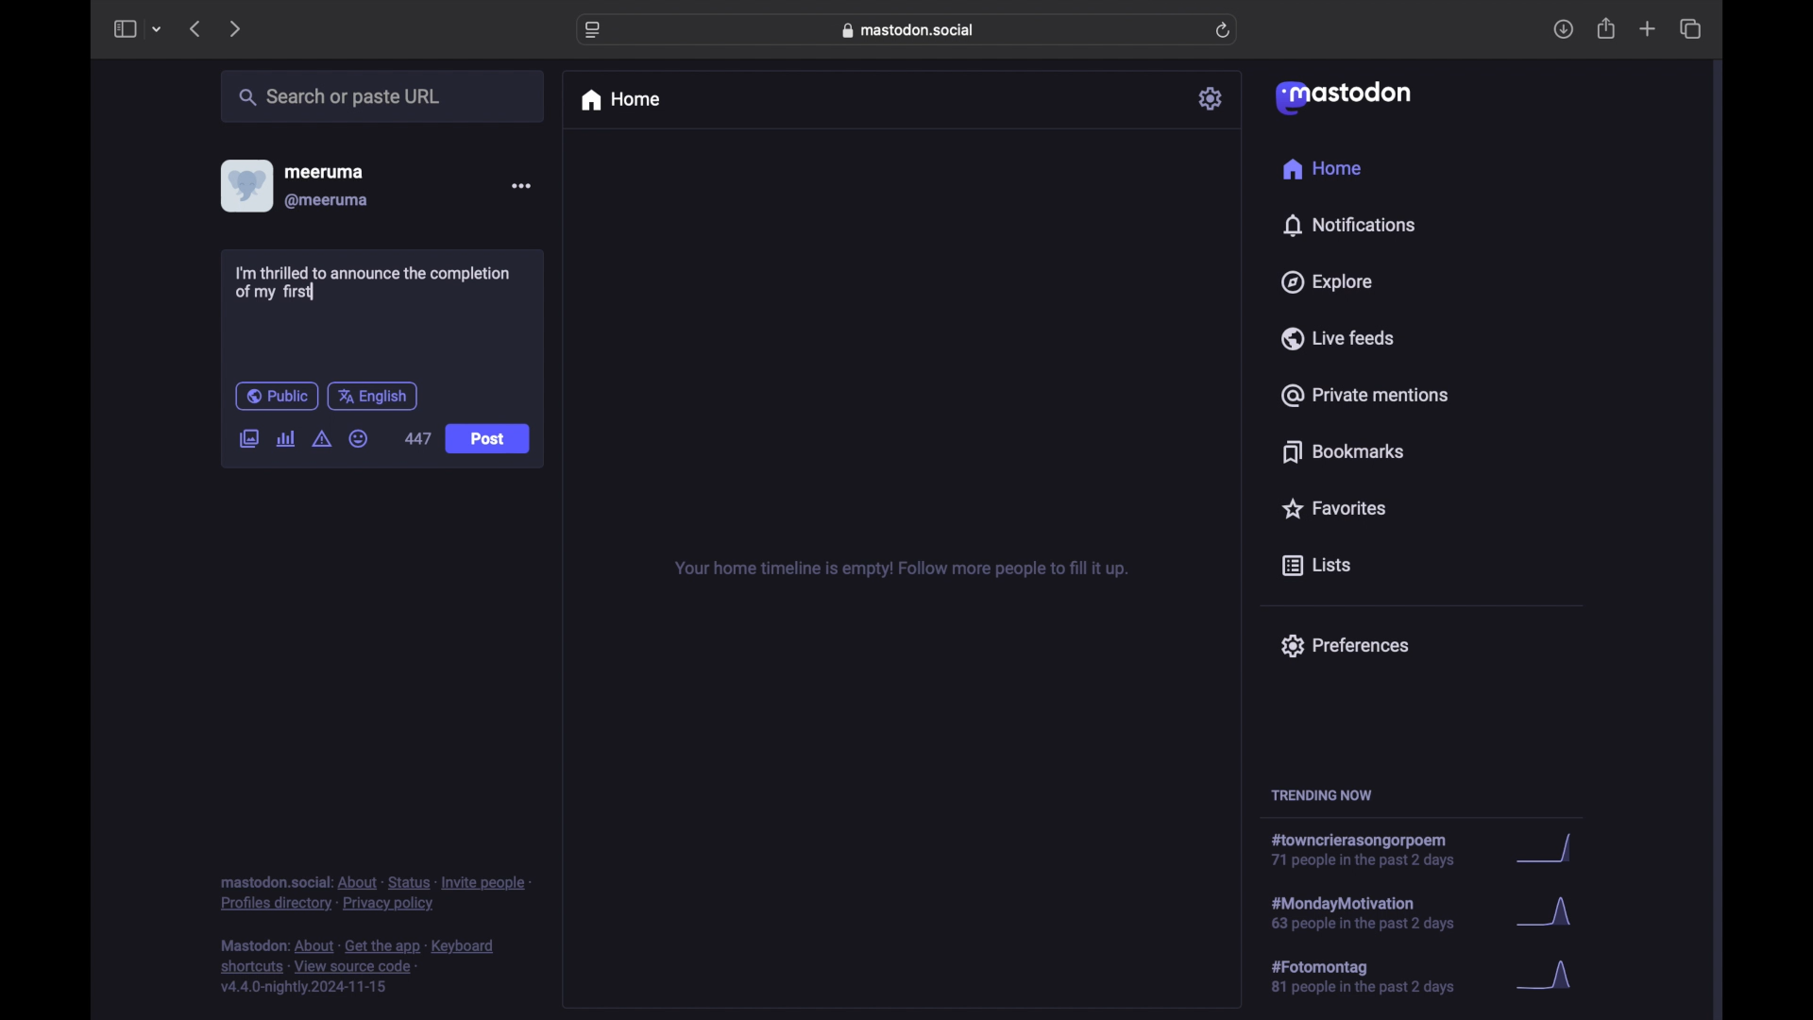 The width and height of the screenshot is (1813, 1020). I want to click on trending now, so click(1321, 795).